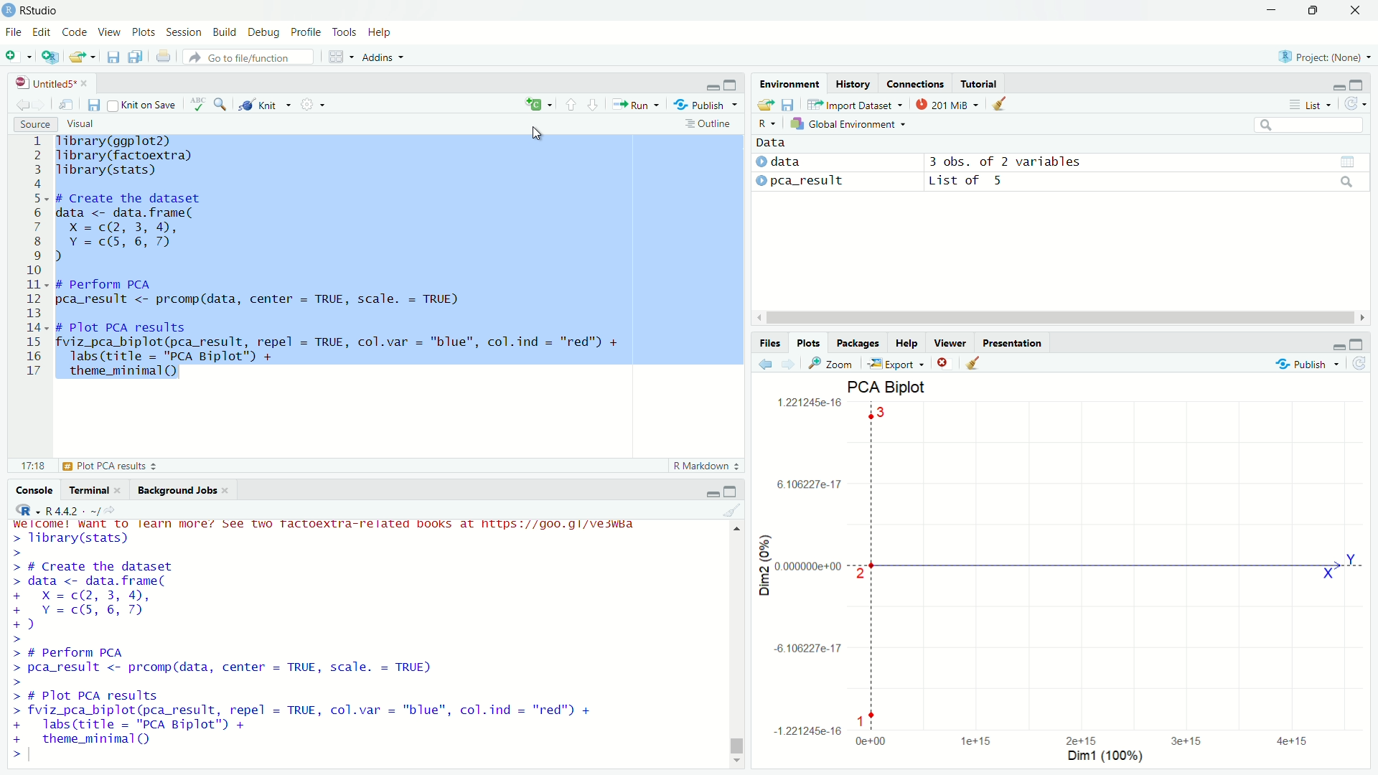 The image size is (1378, 775). What do you see at coordinates (914, 83) in the screenshot?
I see `connections` at bounding box center [914, 83].